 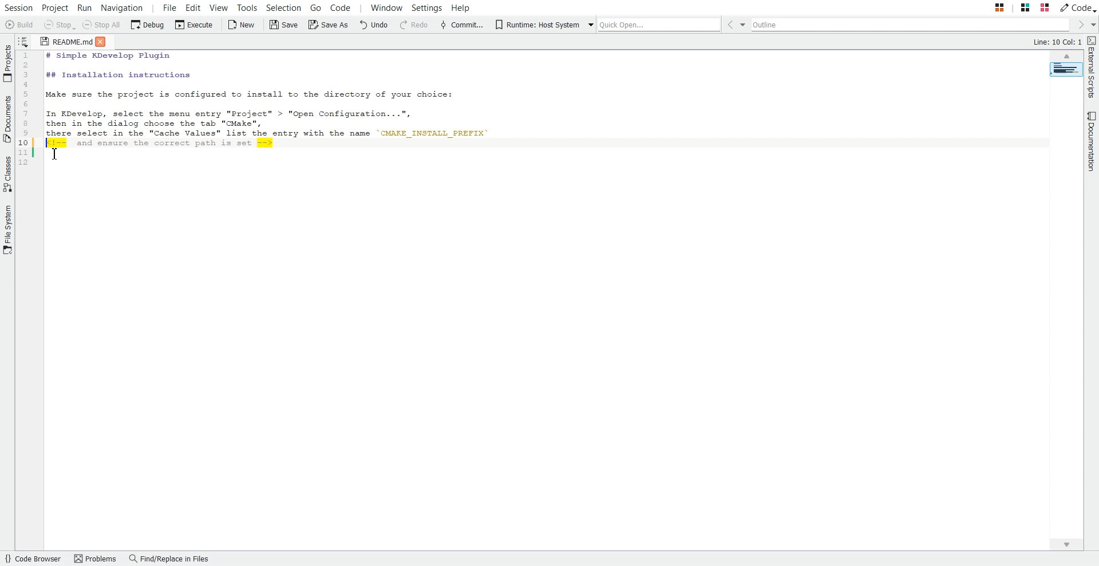 What do you see at coordinates (170, 7) in the screenshot?
I see `File` at bounding box center [170, 7].